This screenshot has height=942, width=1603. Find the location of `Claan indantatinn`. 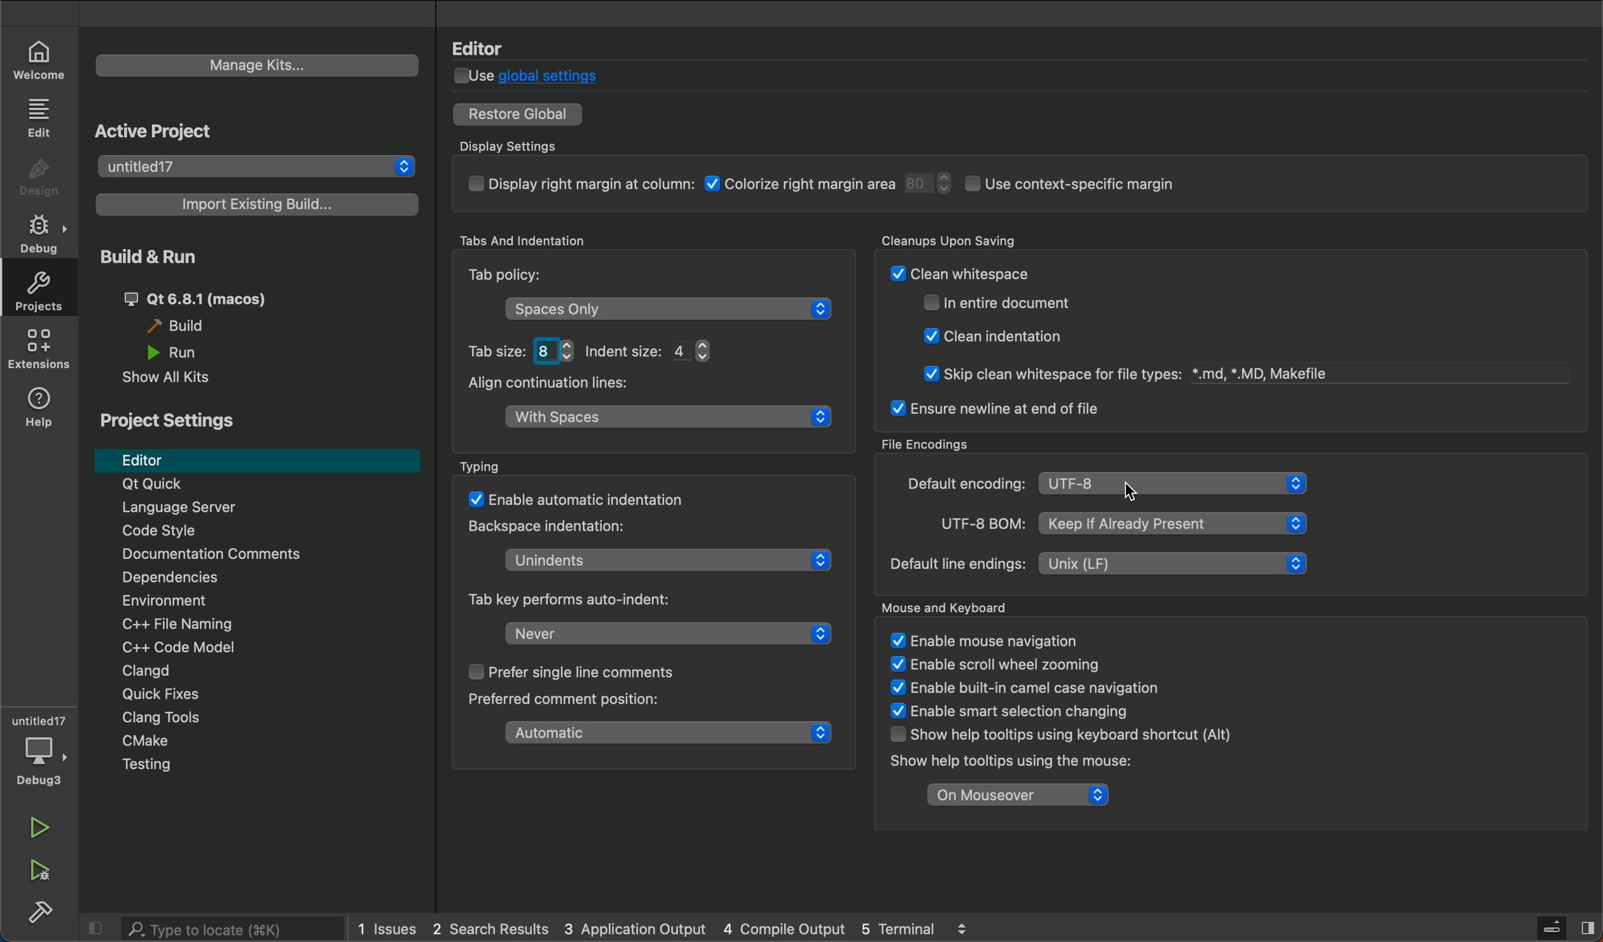

Claan indantatinn is located at coordinates (1010, 301).